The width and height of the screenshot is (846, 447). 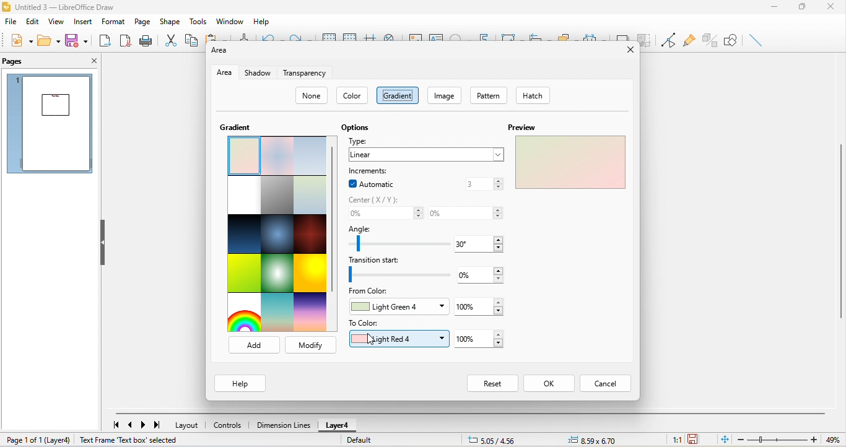 I want to click on last page, so click(x=160, y=427).